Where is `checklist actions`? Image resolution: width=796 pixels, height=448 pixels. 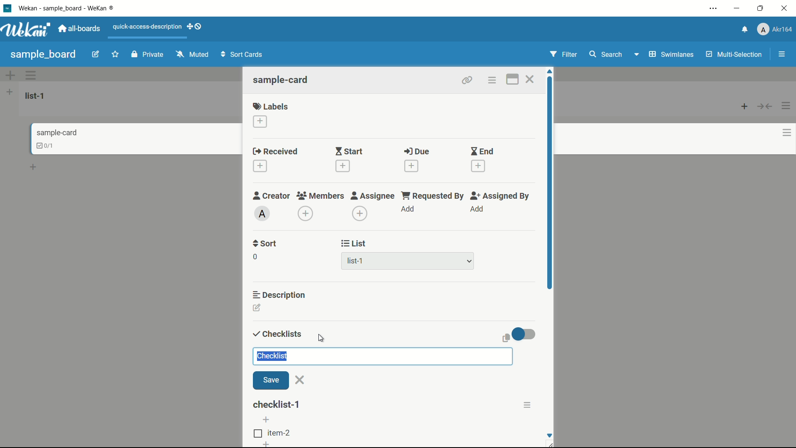 checklist actions is located at coordinates (527, 405).